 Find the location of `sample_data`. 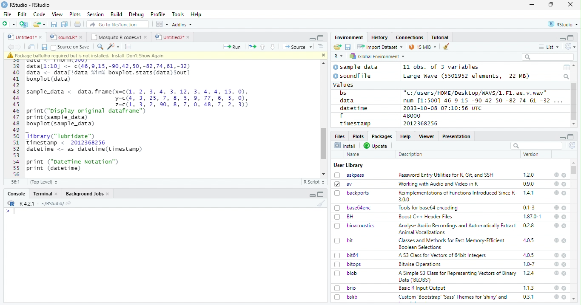

sample_data is located at coordinates (357, 67).